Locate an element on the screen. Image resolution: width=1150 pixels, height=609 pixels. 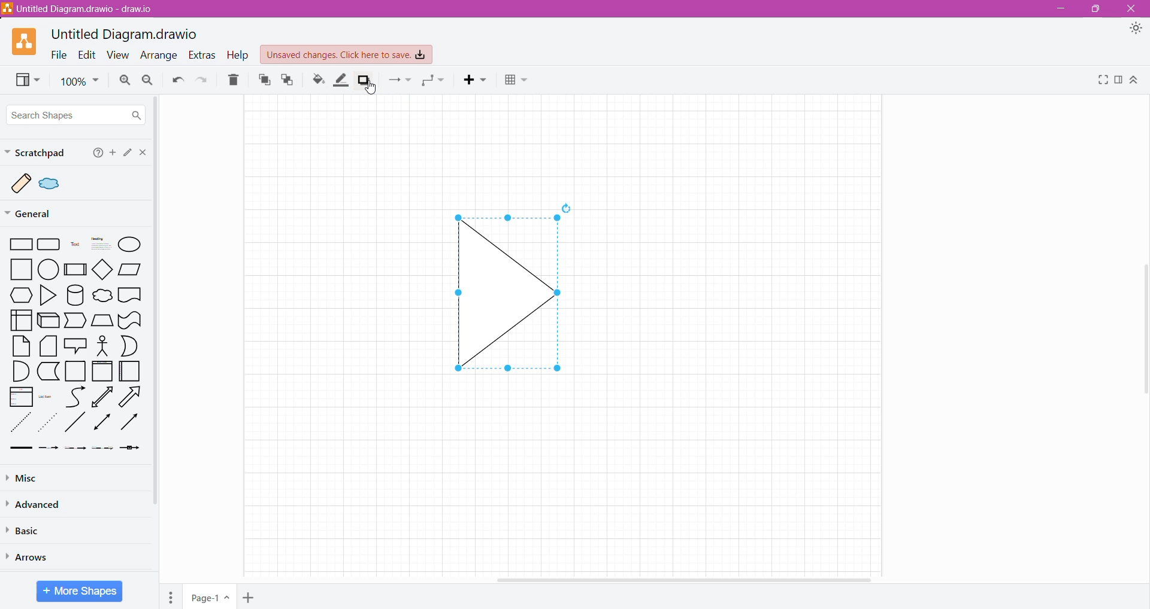
Untitled Diagram.draw.io is located at coordinates (125, 35).